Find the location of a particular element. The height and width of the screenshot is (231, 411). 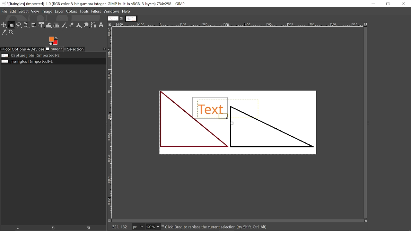

Minimize is located at coordinates (372, 4).